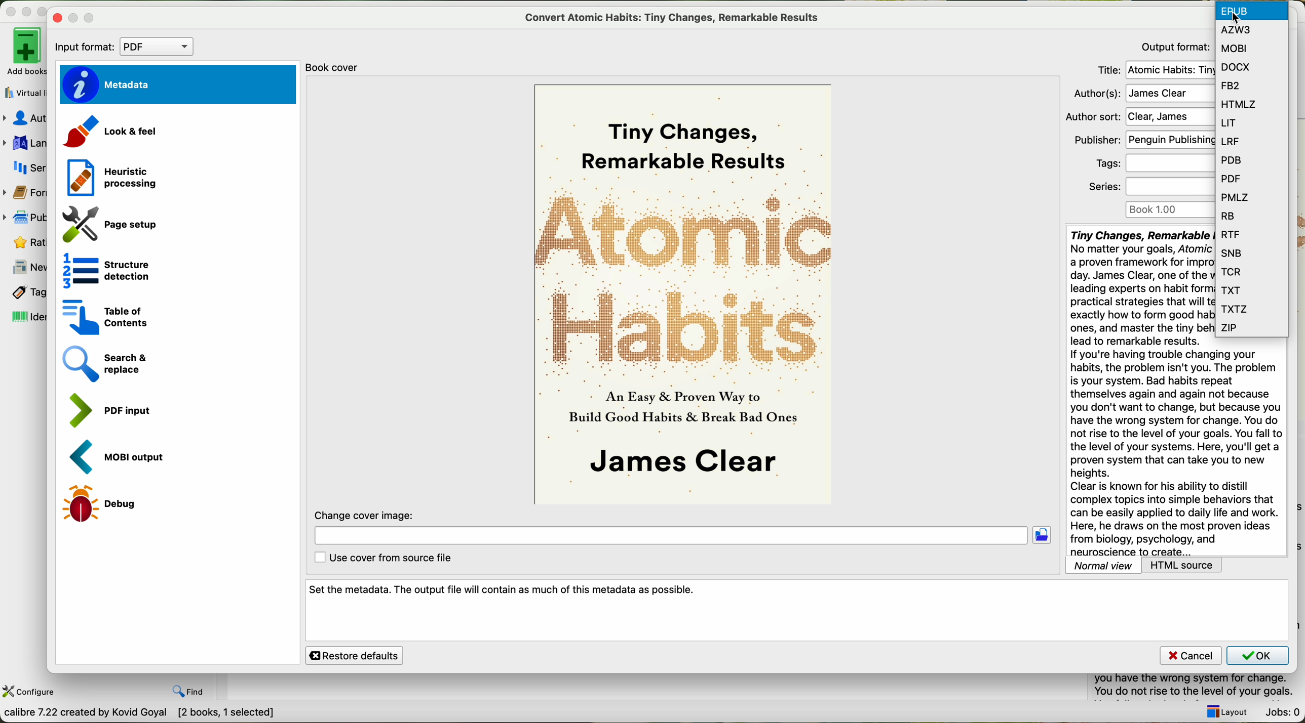  I want to click on rating, so click(23, 242).